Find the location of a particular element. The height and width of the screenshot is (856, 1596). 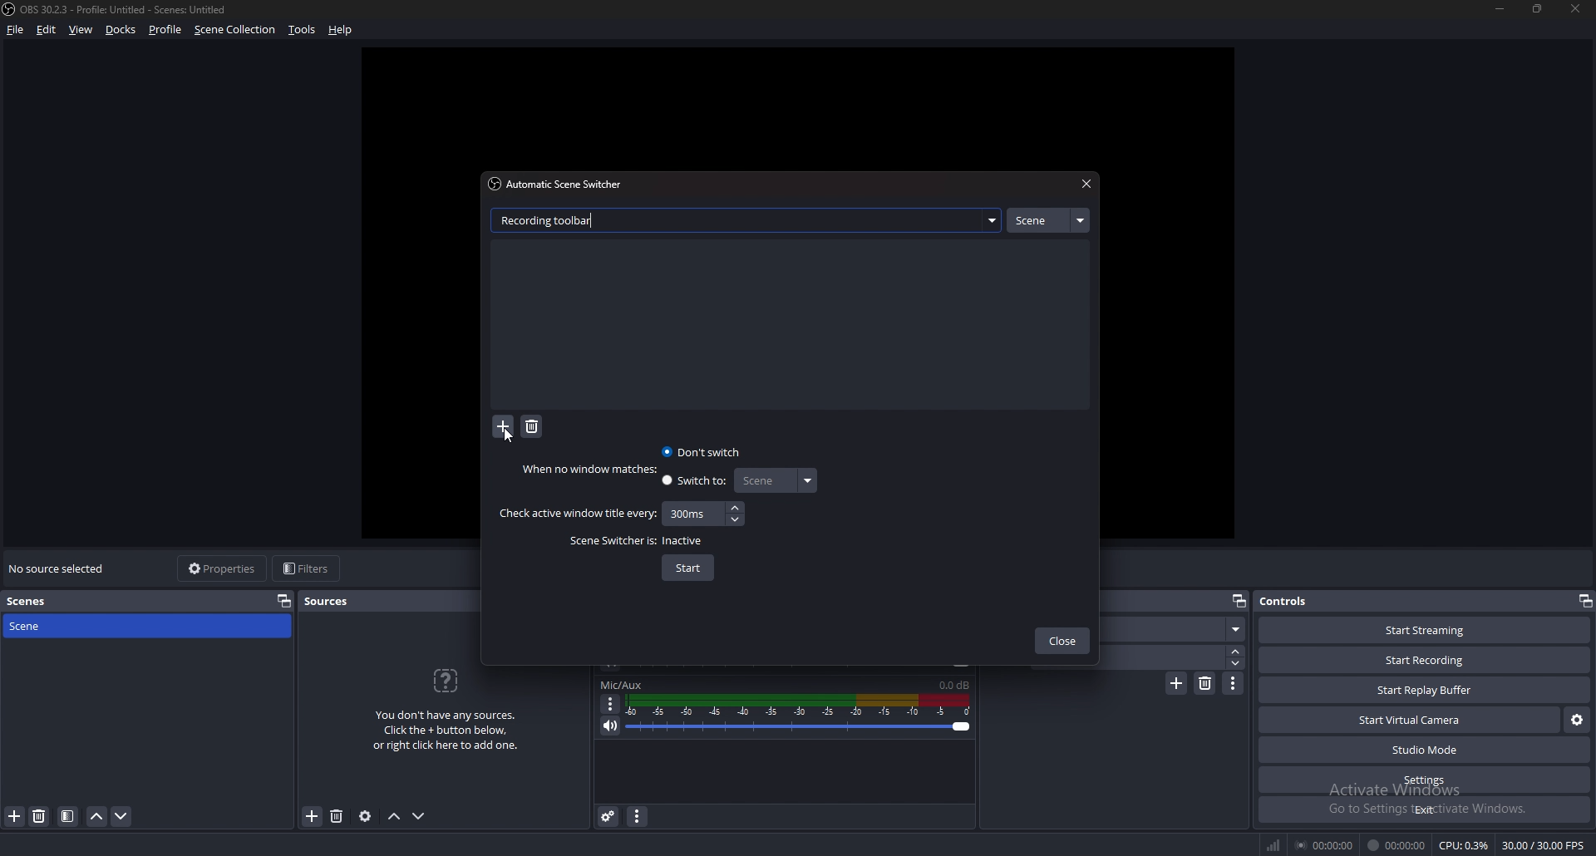

close is located at coordinates (1084, 184).